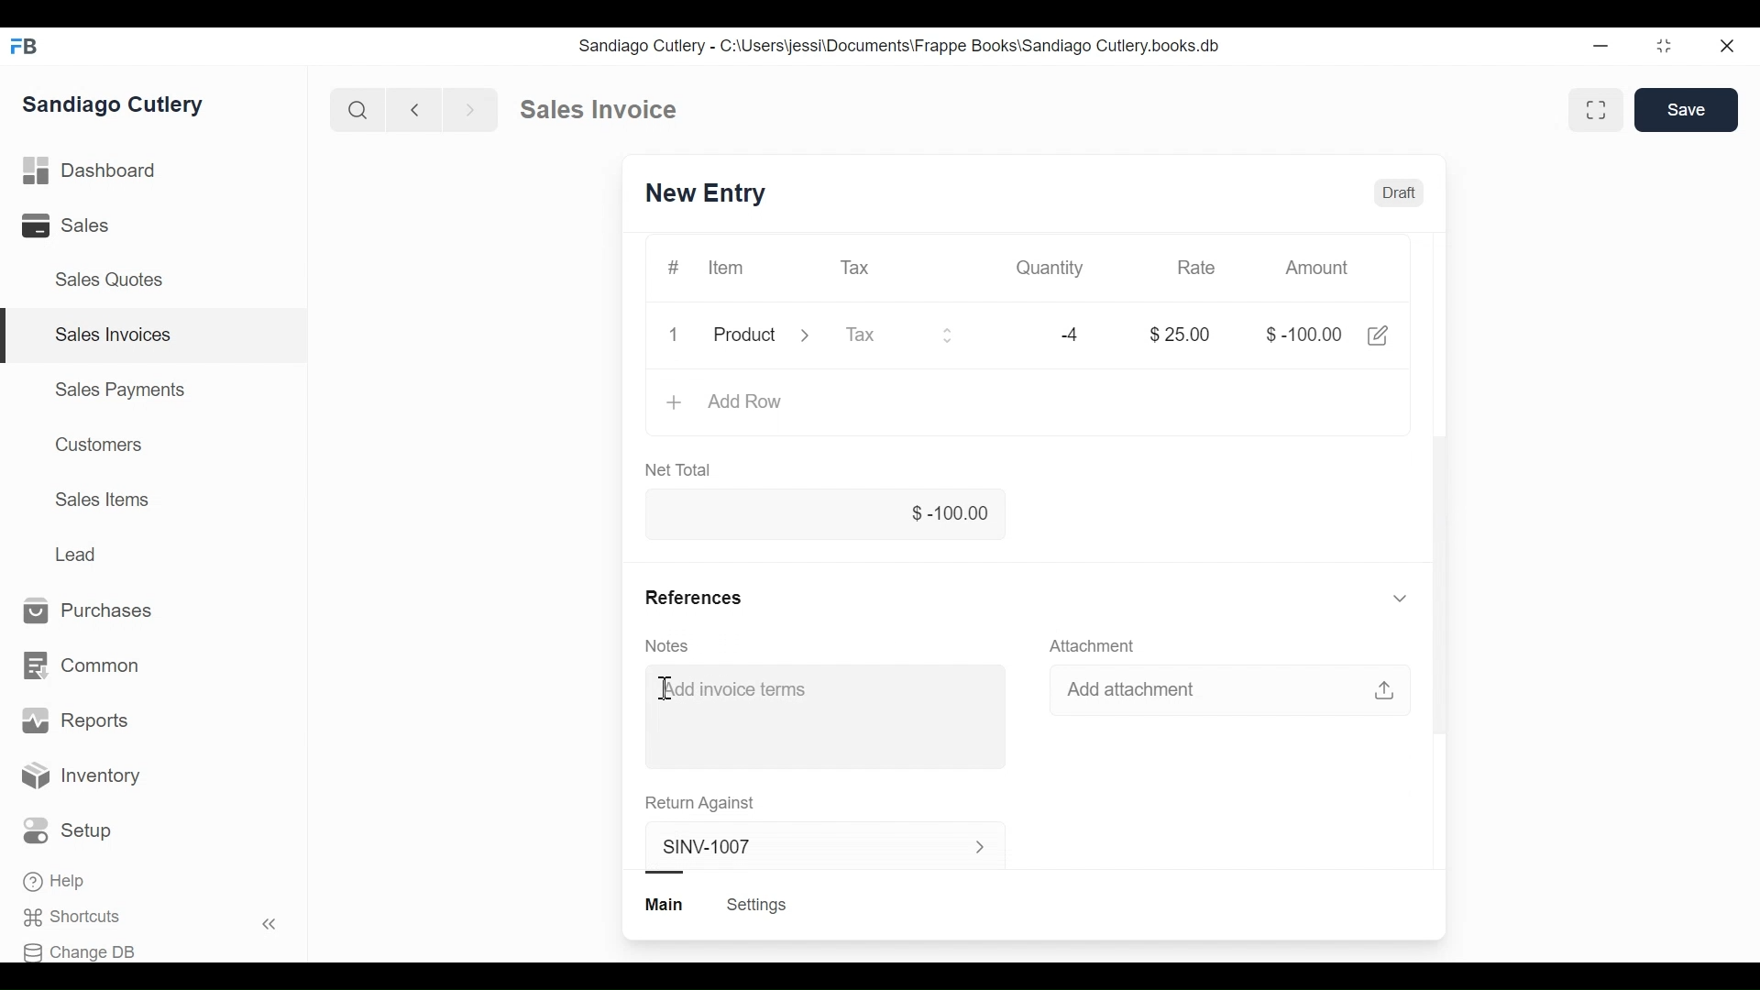 This screenshot has height=990, width=1760. What do you see at coordinates (54, 881) in the screenshot?
I see ` Help` at bounding box center [54, 881].